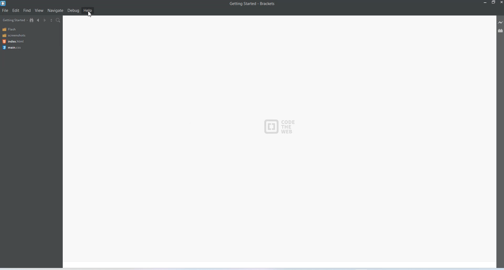 Image resolution: width=504 pixels, height=270 pixels. What do you see at coordinates (27, 11) in the screenshot?
I see `Find` at bounding box center [27, 11].